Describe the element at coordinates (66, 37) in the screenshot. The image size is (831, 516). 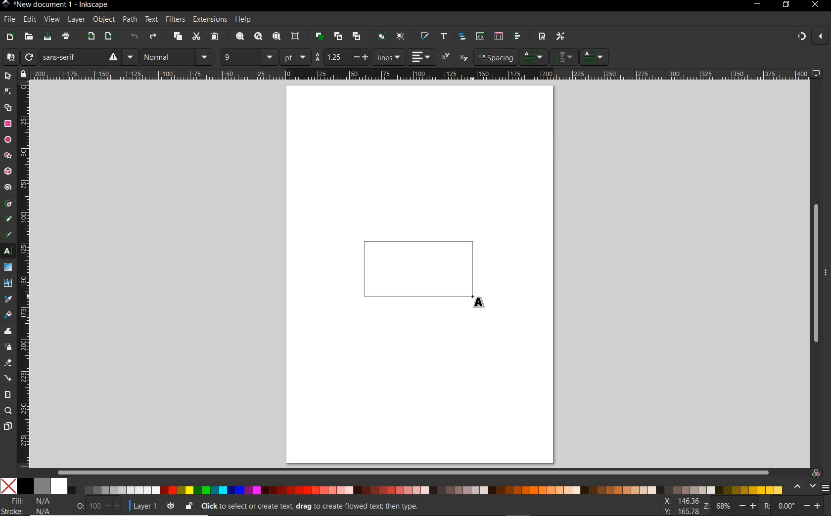
I see `print` at that location.